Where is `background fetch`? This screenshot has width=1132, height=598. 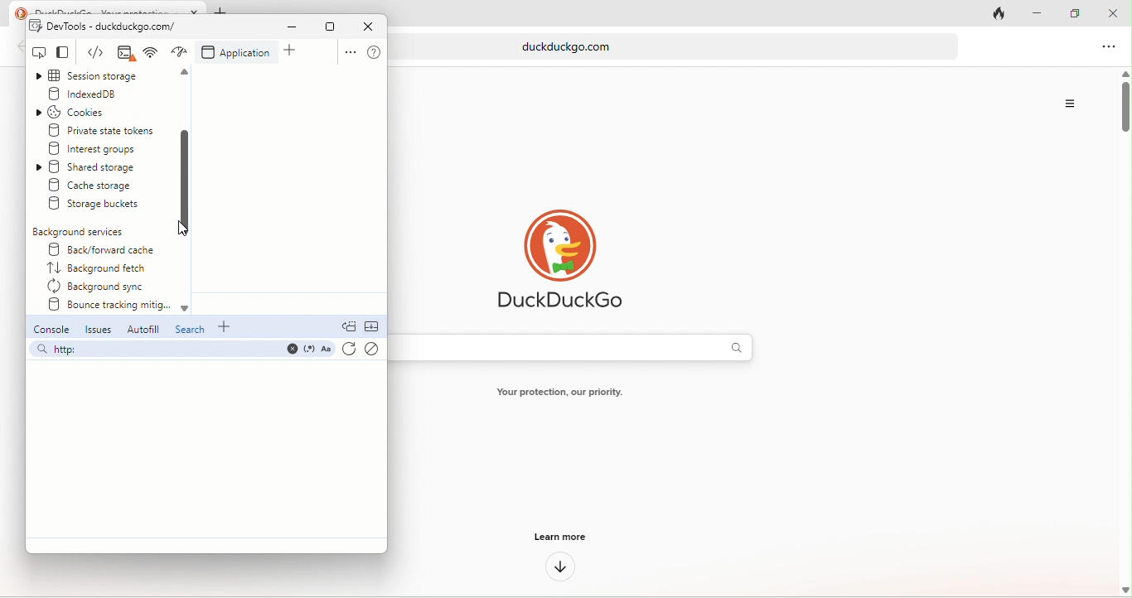 background fetch is located at coordinates (100, 267).